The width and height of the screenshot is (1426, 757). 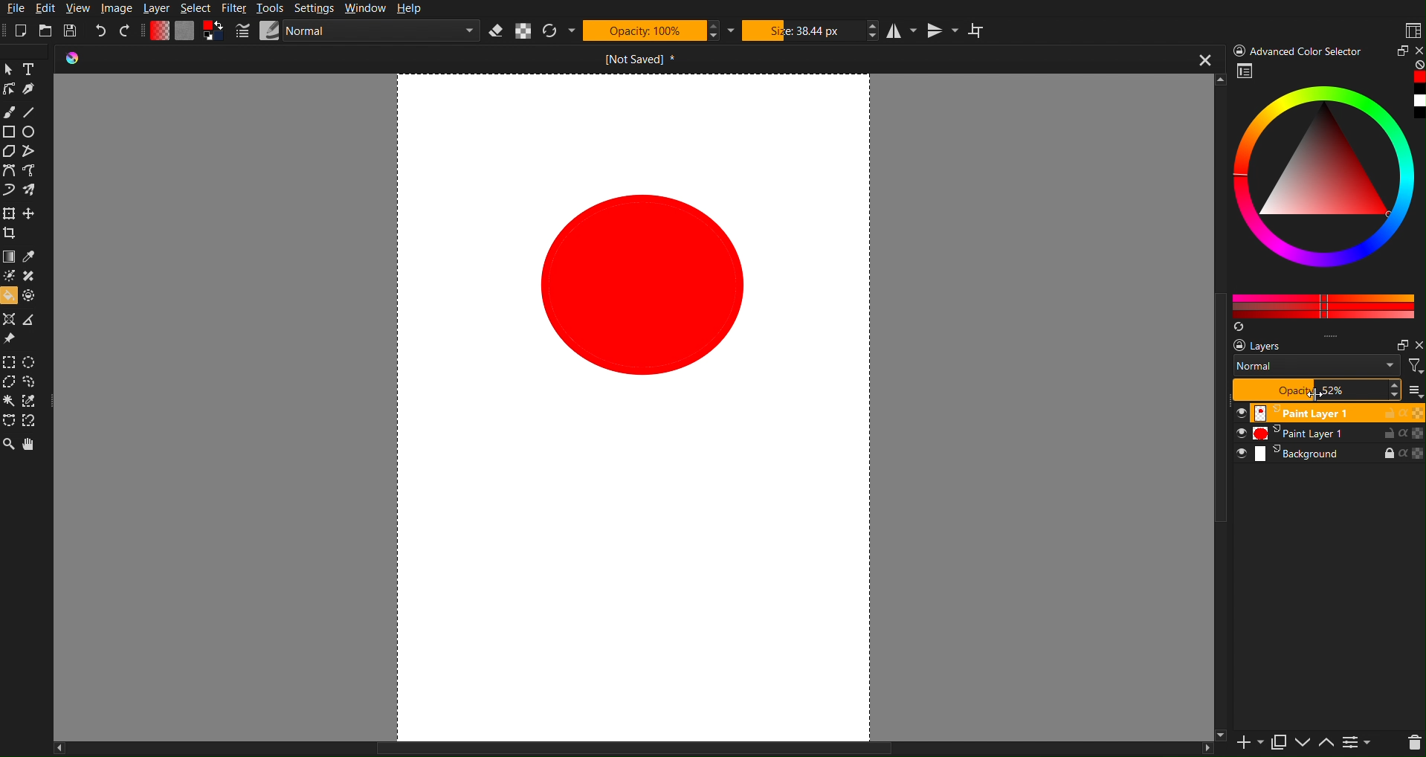 What do you see at coordinates (9, 213) in the screenshot?
I see `Transform` at bounding box center [9, 213].